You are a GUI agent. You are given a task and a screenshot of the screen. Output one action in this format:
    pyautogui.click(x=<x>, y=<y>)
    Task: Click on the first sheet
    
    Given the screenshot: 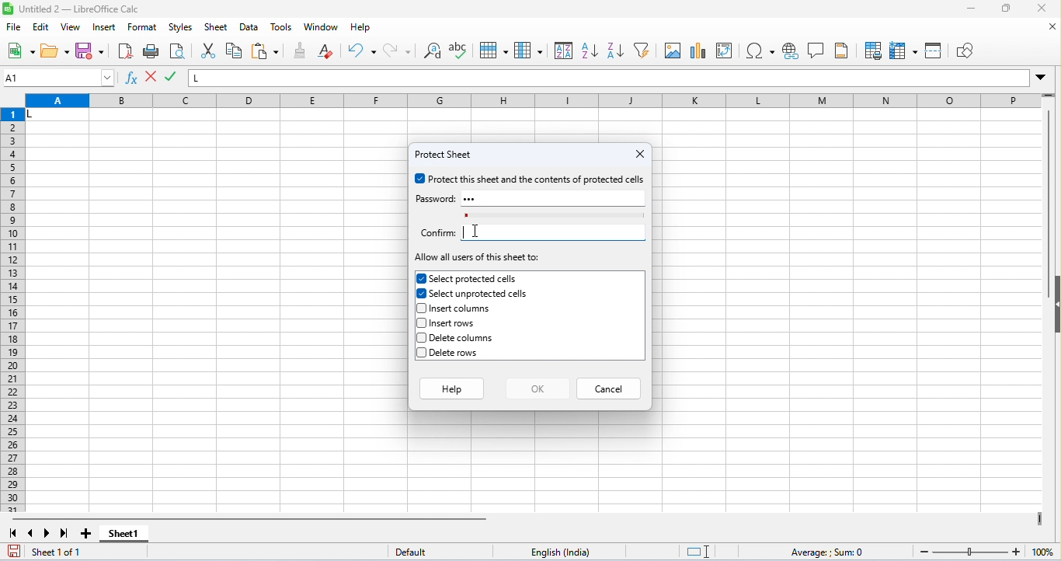 What is the action you would take?
    pyautogui.click(x=13, y=533)
    